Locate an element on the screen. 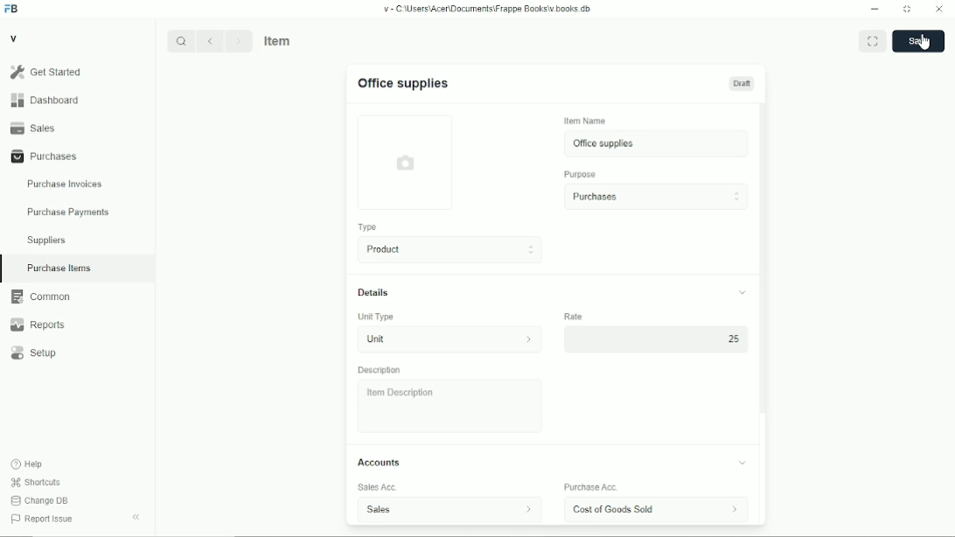  details is located at coordinates (373, 292).